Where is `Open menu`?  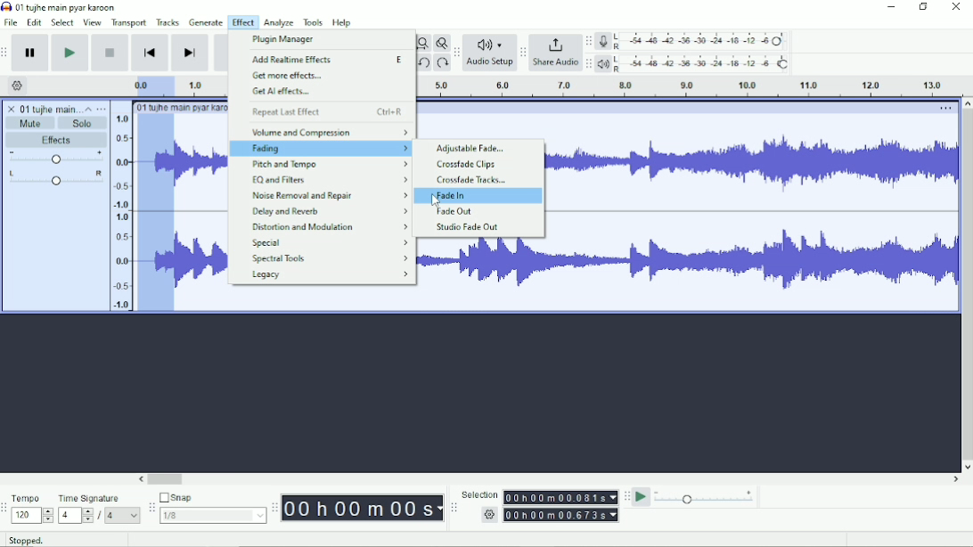 Open menu is located at coordinates (102, 109).